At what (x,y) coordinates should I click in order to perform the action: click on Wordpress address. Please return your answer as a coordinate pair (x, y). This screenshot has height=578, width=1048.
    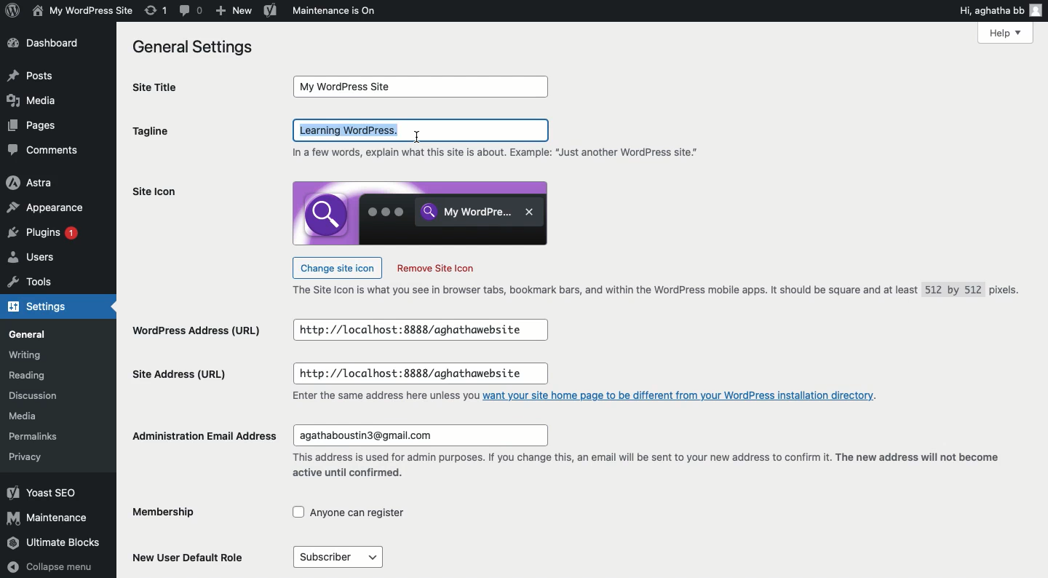
    Looking at the image, I should click on (195, 332).